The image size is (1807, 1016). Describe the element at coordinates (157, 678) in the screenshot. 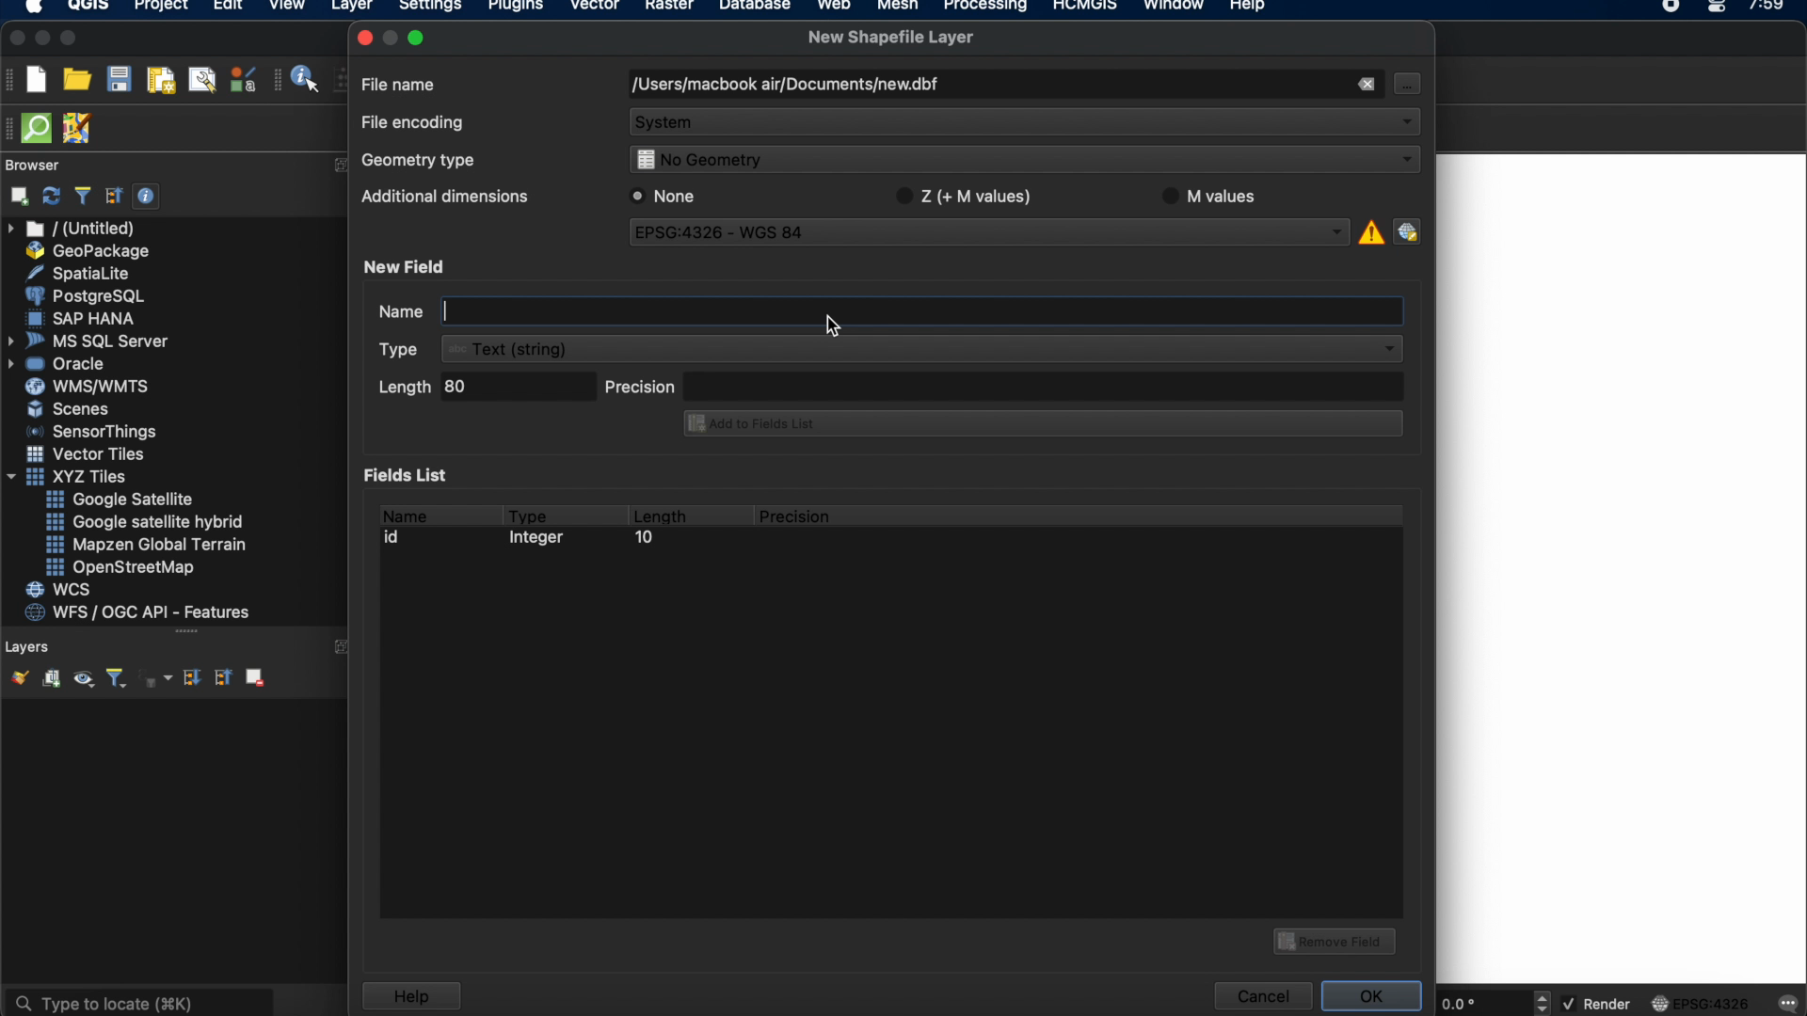

I see `filter legend by expression` at that location.